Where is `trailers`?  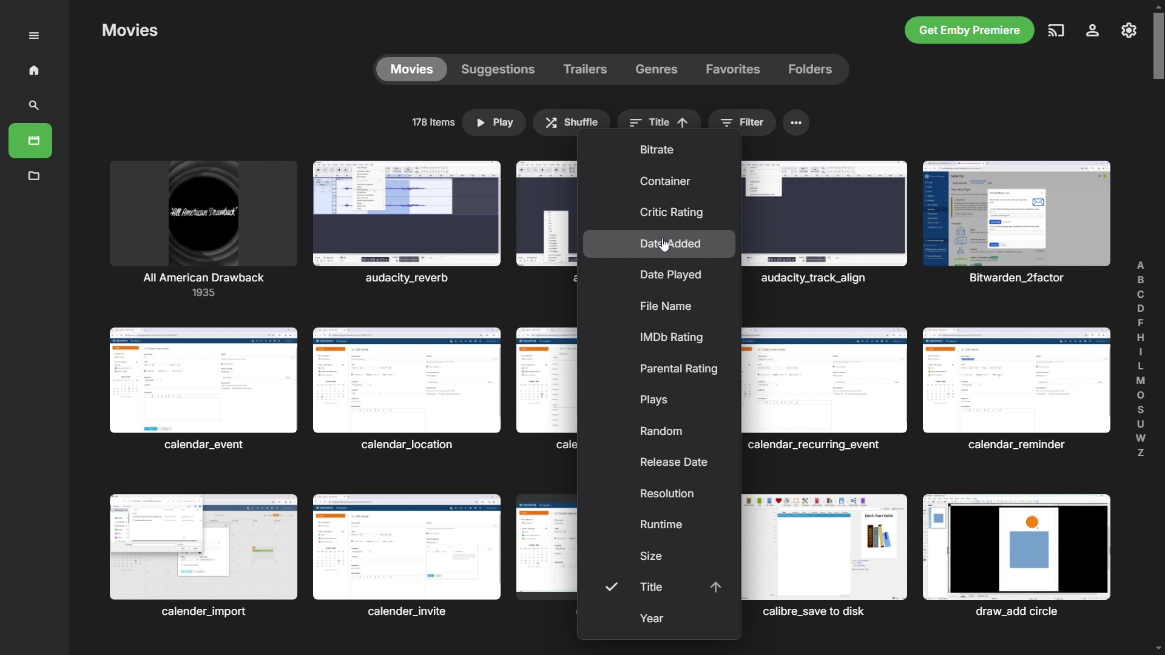
trailers is located at coordinates (589, 70).